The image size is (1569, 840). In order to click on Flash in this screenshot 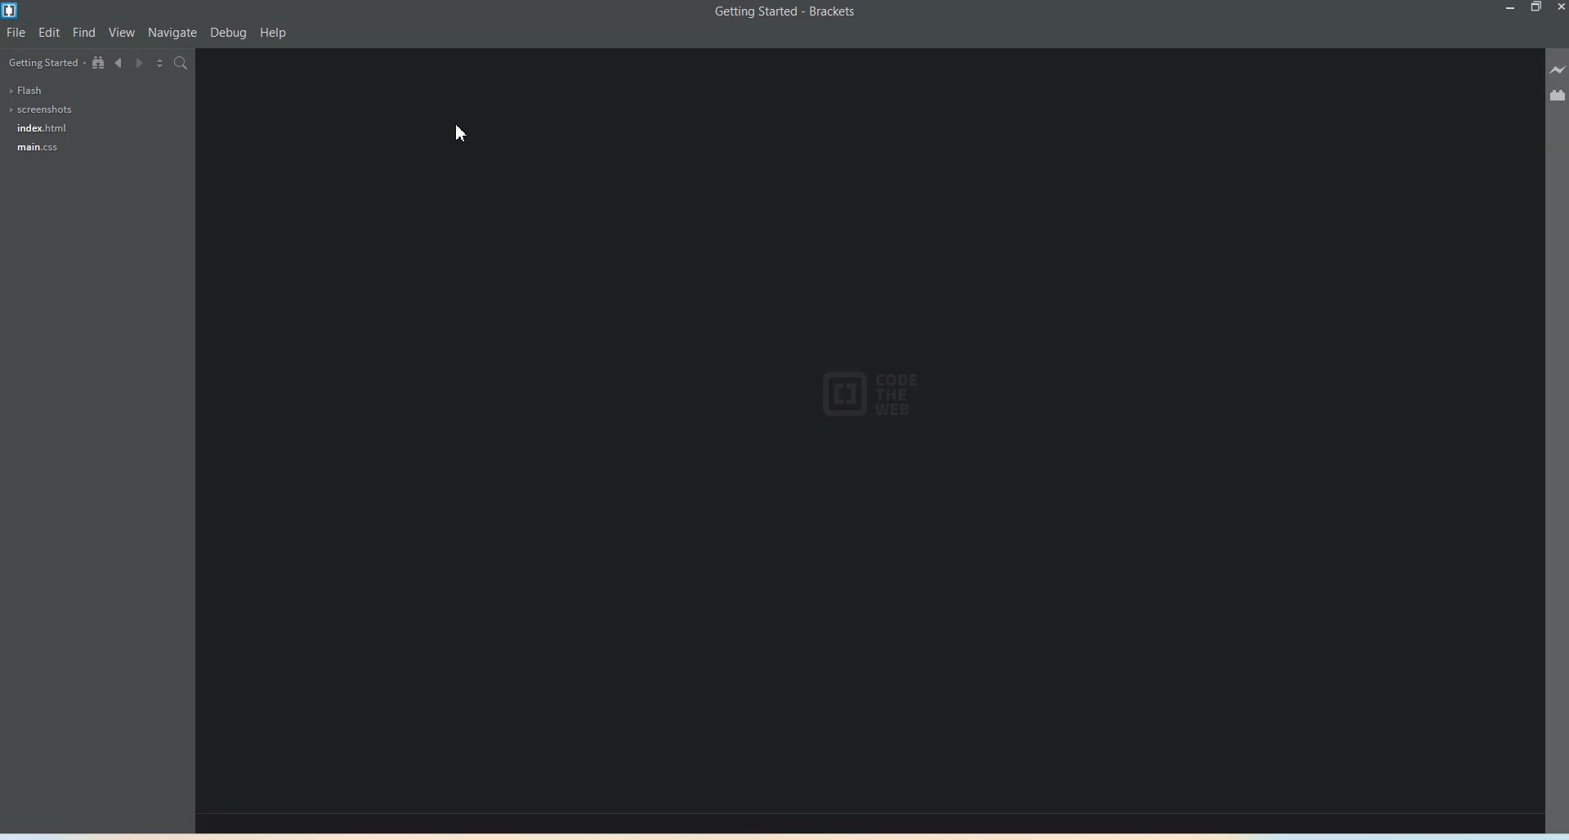, I will do `click(28, 91)`.